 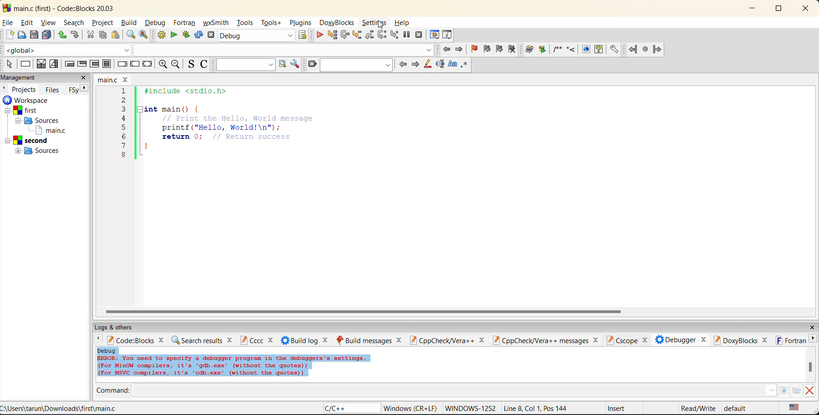 I want to click on search results, so click(x=203, y=340).